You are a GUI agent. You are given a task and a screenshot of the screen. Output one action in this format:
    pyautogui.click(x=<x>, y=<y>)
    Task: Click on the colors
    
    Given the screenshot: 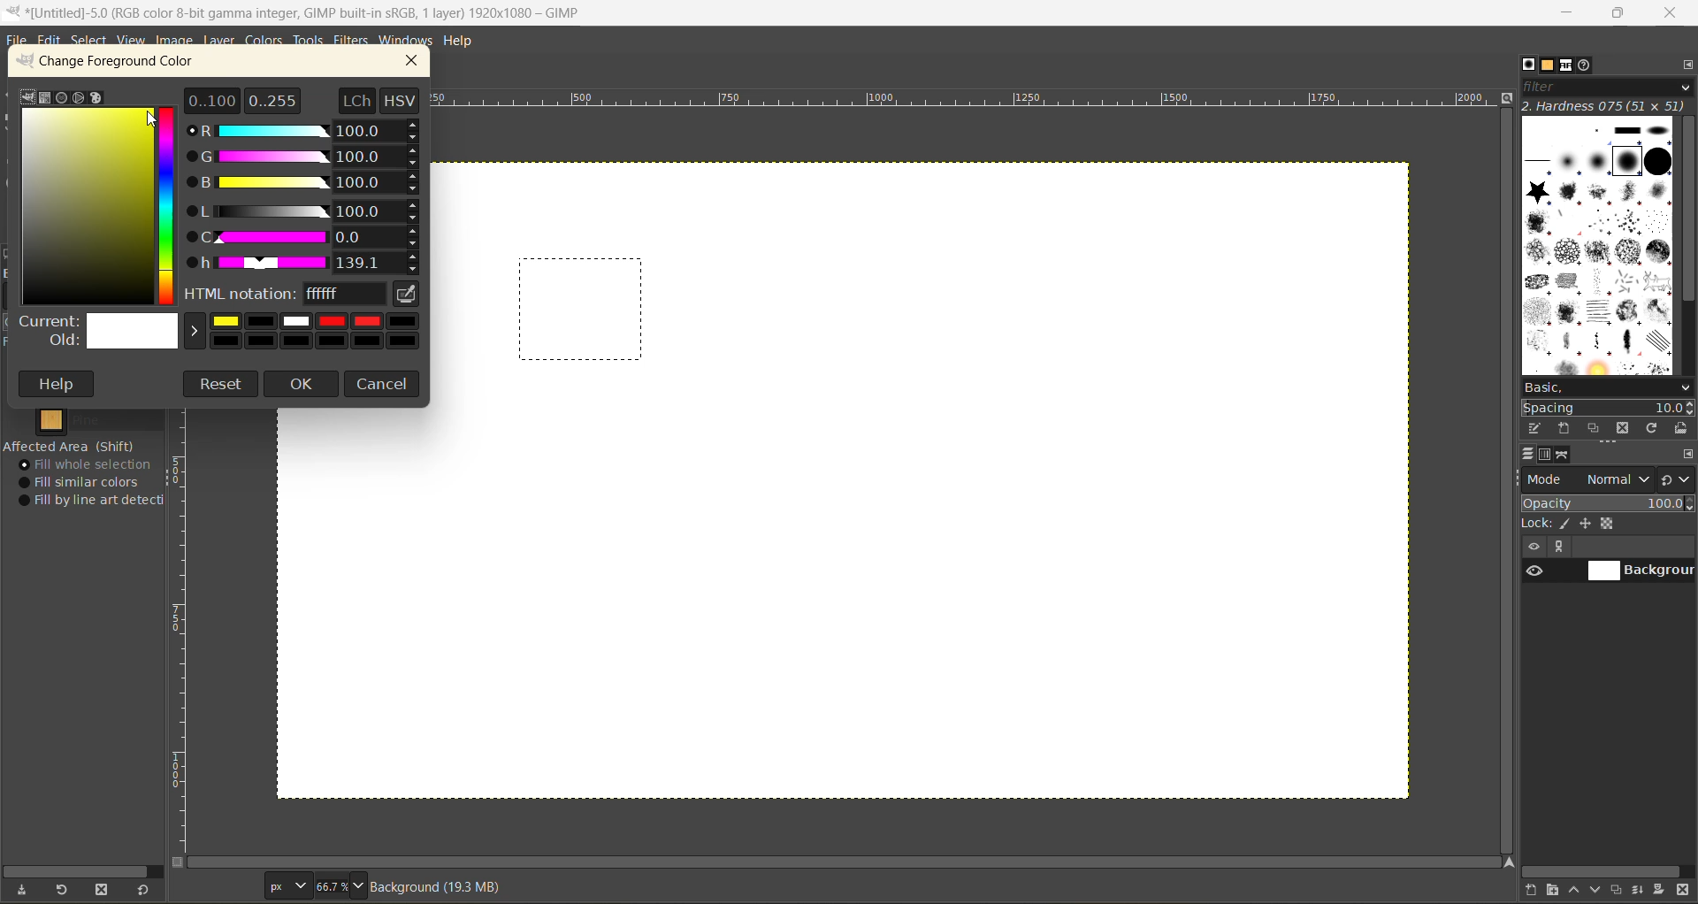 What is the action you would take?
    pyautogui.click(x=266, y=42)
    